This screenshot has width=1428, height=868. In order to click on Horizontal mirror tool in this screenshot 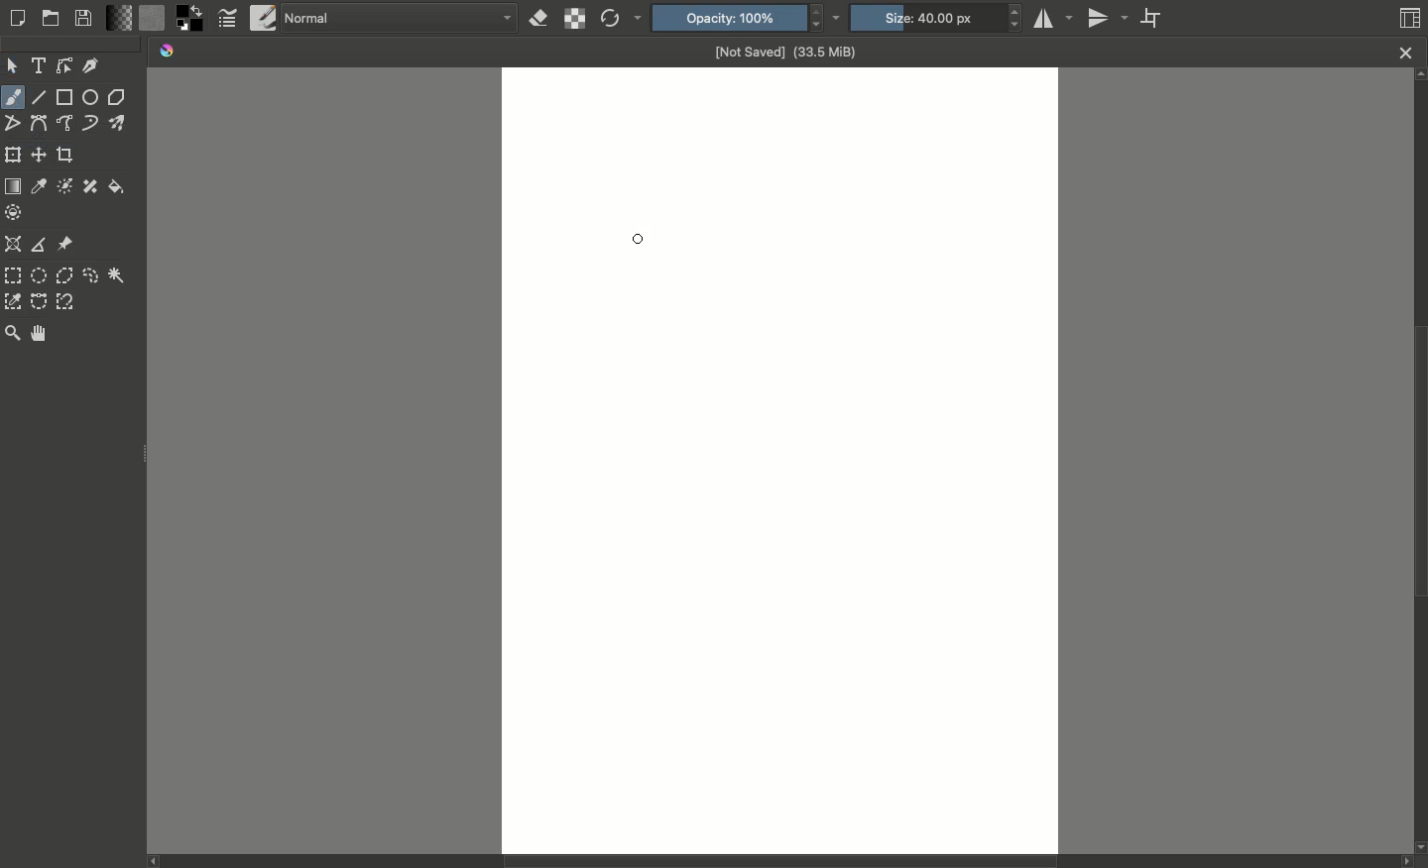, I will do `click(1056, 18)`.